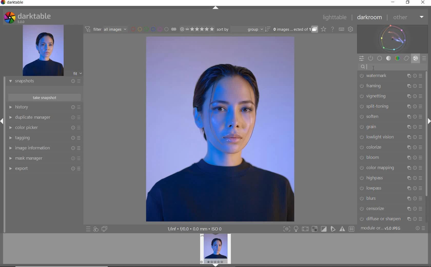  I want to click on Button, so click(287, 229).